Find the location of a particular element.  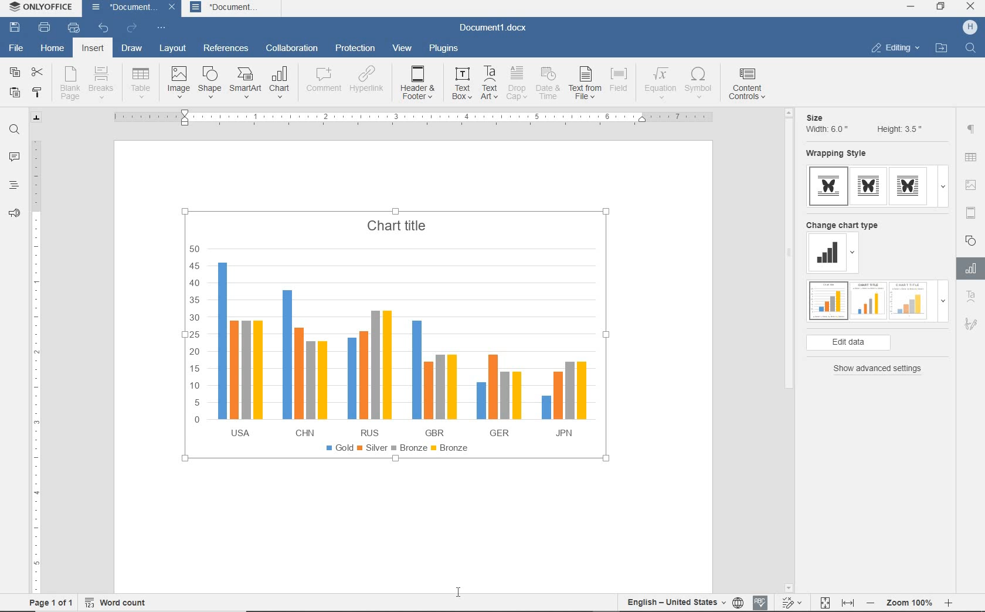

page 1 of 1 is located at coordinates (52, 602).